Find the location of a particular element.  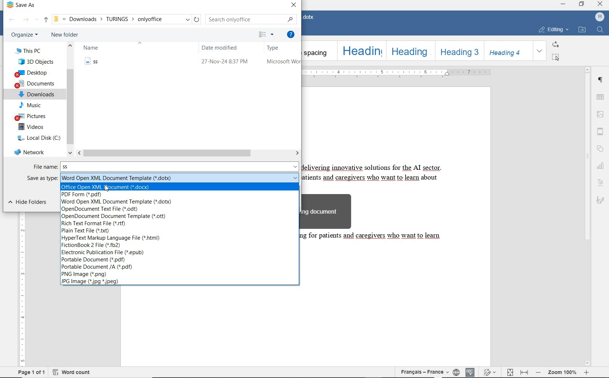

HEADING 3 is located at coordinates (457, 51).